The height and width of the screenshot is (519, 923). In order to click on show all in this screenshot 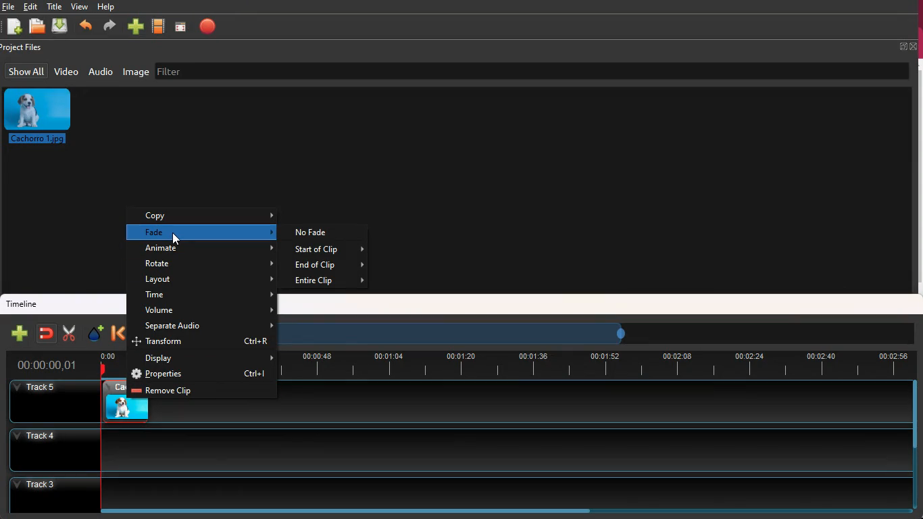, I will do `click(26, 71)`.